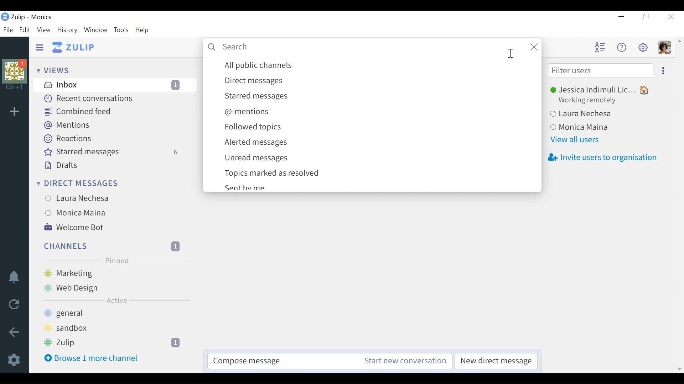 This screenshot has width=684, height=384. Describe the element at coordinates (377, 173) in the screenshot. I see `Topics marked as resolved` at that location.